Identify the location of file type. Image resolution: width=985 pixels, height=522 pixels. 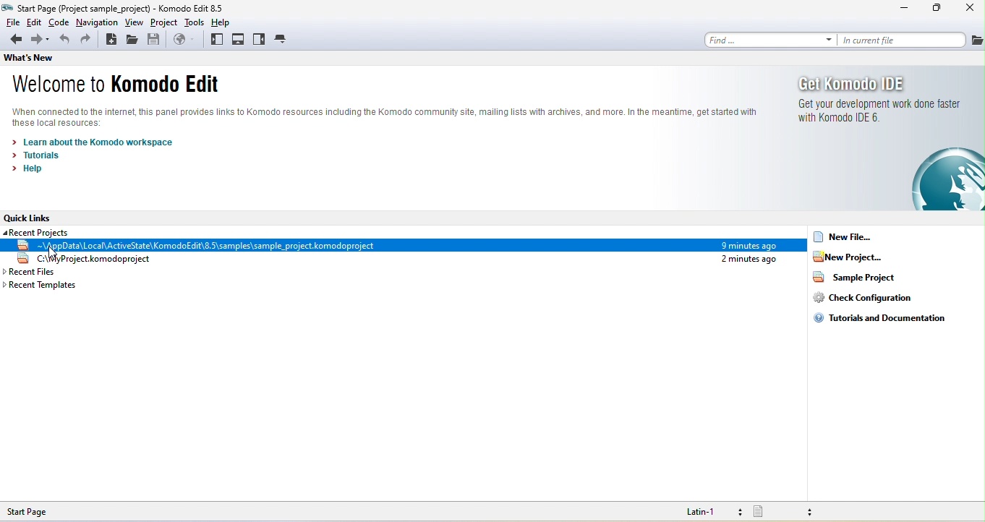
(781, 512).